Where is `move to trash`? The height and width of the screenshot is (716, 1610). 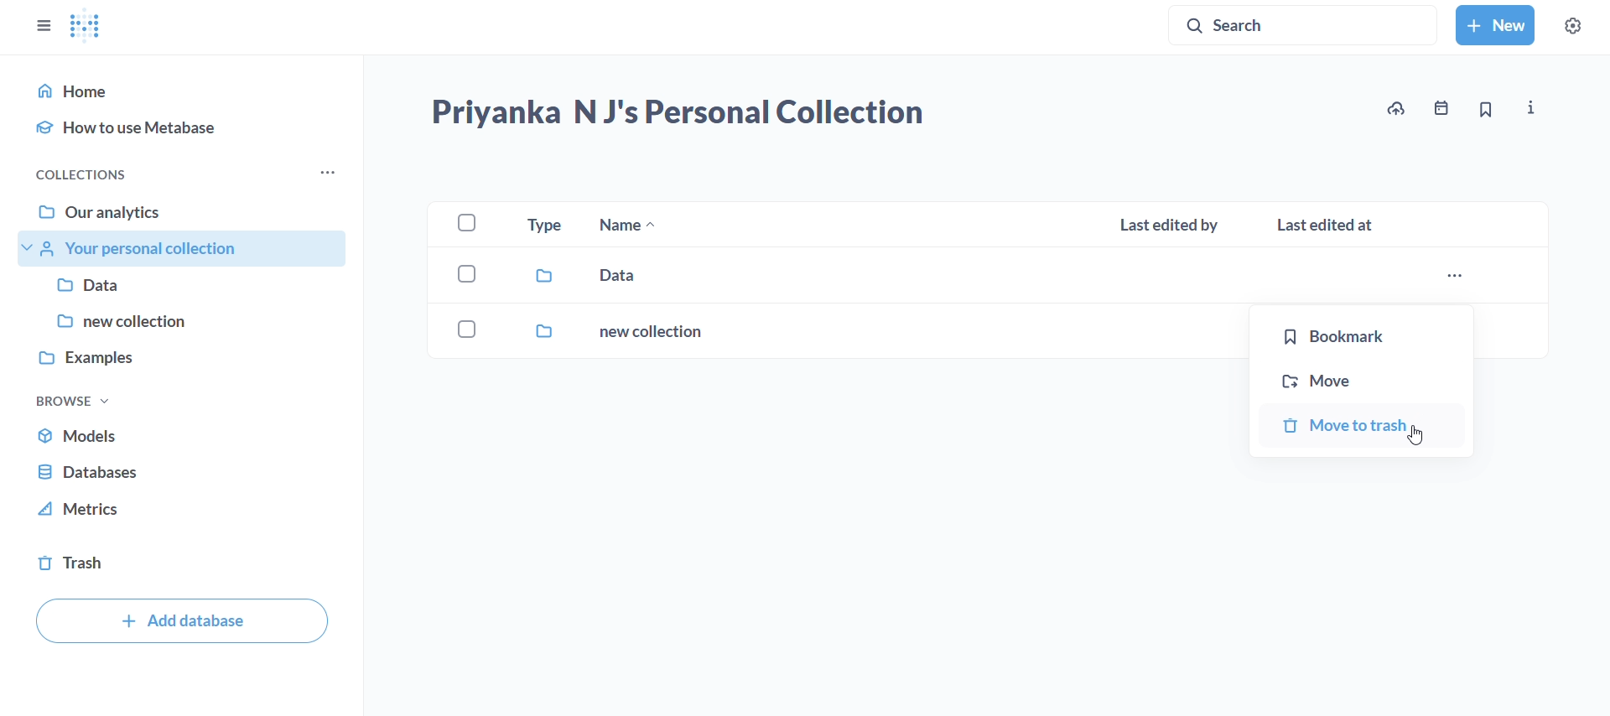
move to trash is located at coordinates (1359, 432).